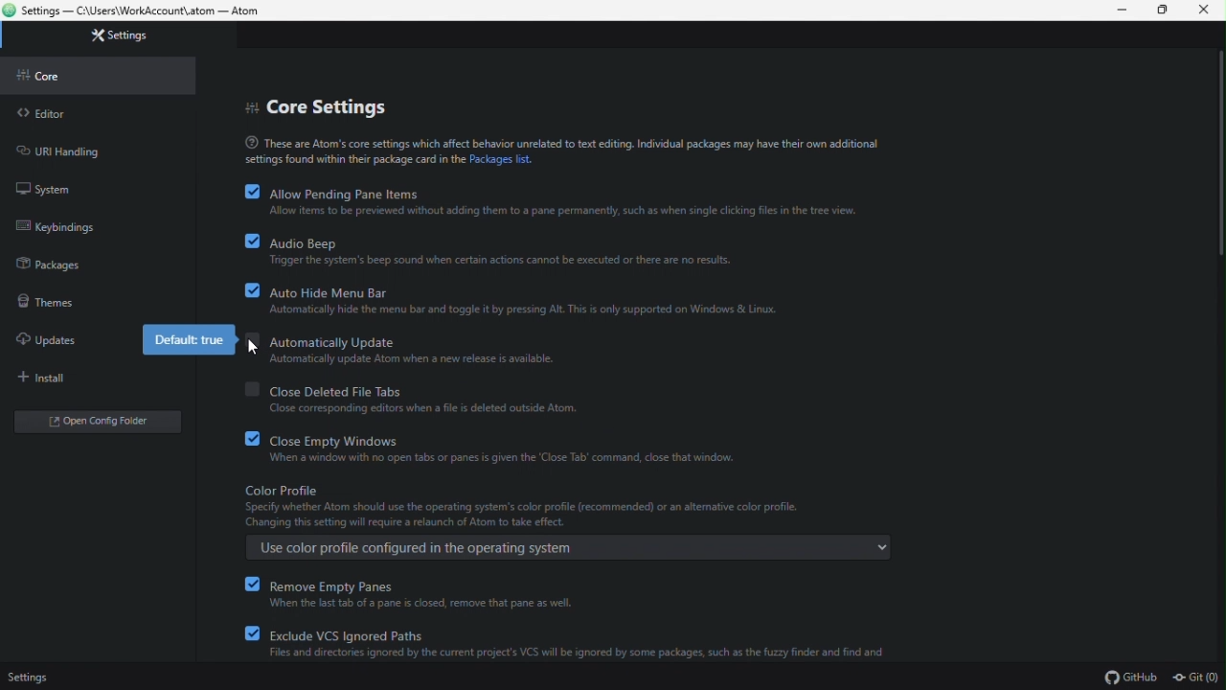  What do you see at coordinates (563, 151) in the screenshot?
I see `text` at bounding box center [563, 151].